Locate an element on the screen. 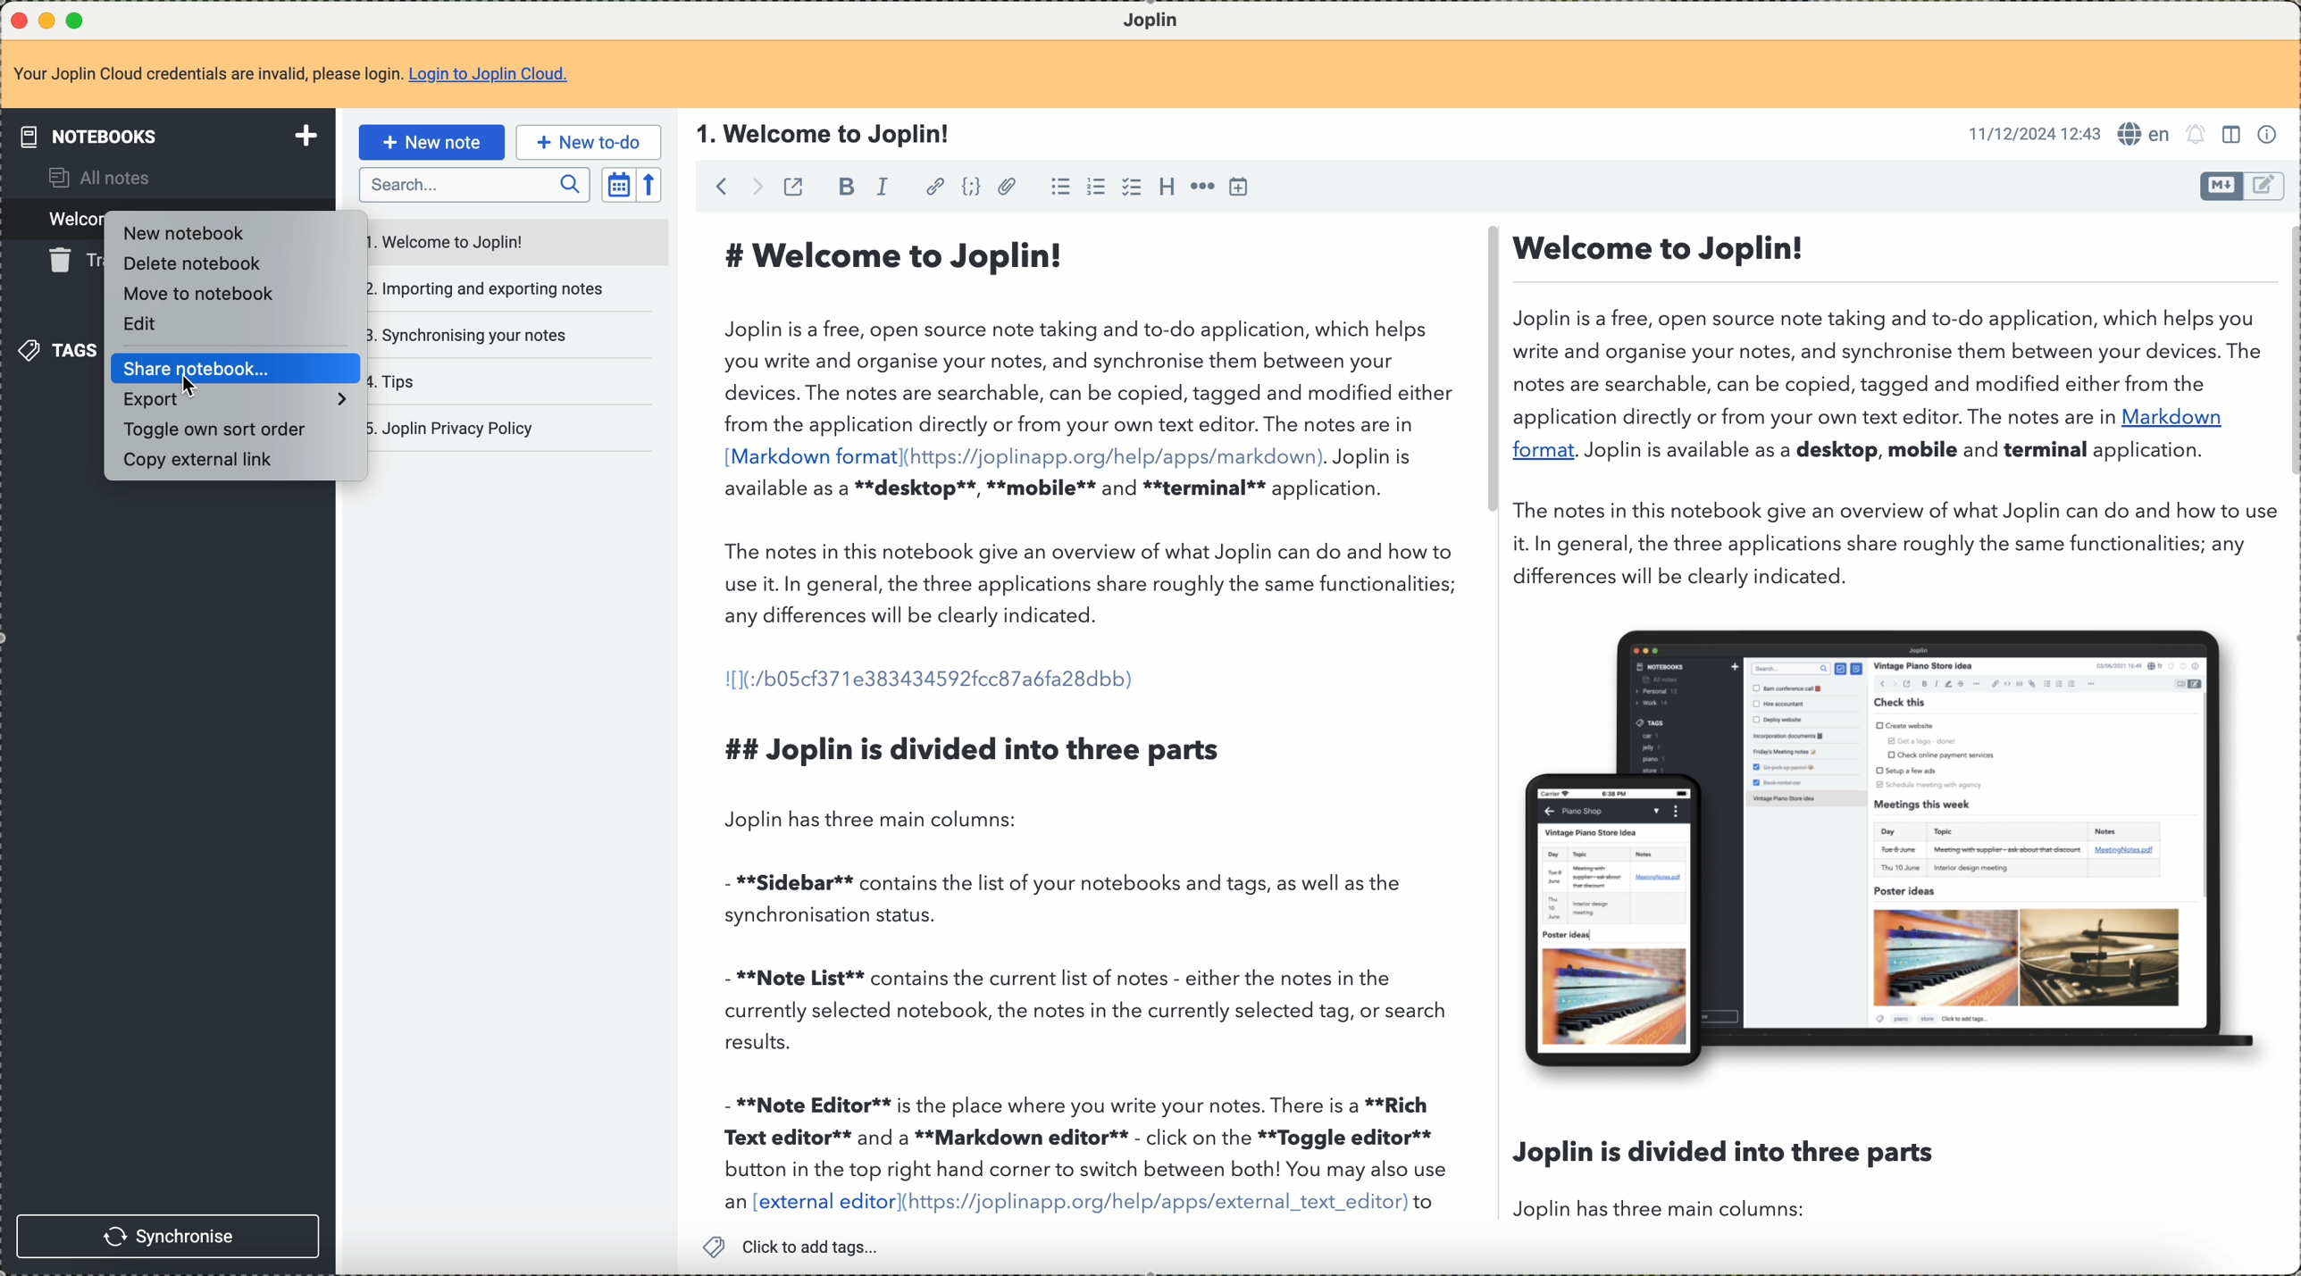 Image resolution: width=2301 pixels, height=1276 pixels. new notebook is located at coordinates (180, 232).